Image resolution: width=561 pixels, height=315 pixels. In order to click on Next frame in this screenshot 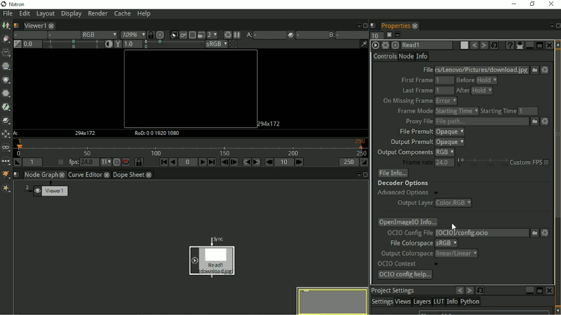, I will do `click(234, 162)`.